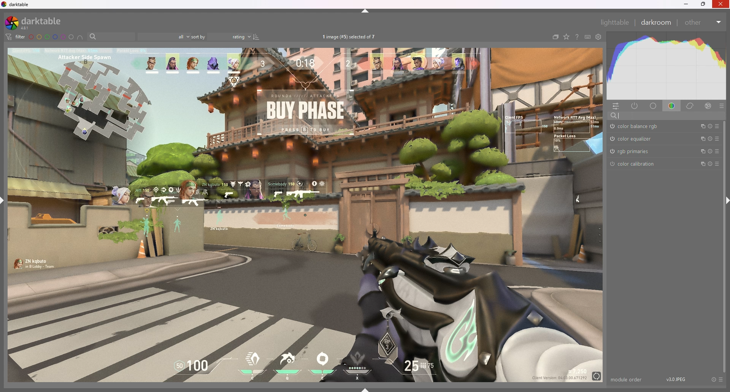 The width and height of the screenshot is (730, 392). I want to click on active module, so click(636, 106).